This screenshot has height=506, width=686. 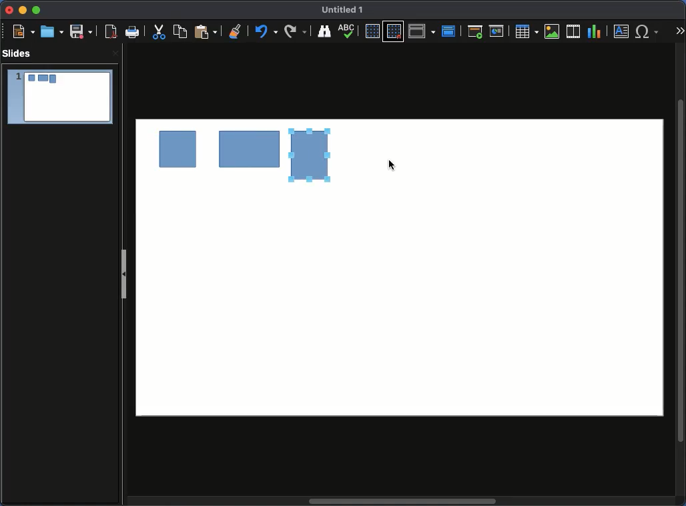 I want to click on Characters, so click(x=649, y=31).